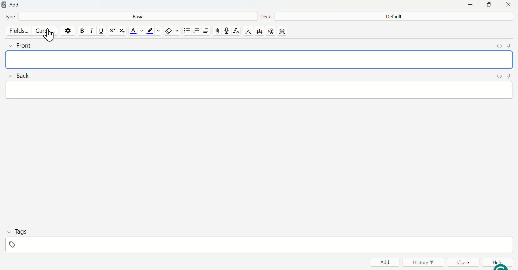 Image resolution: width=518 pixels, height=270 pixels. Describe the element at coordinates (91, 31) in the screenshot. I see `Italic text` at that location.